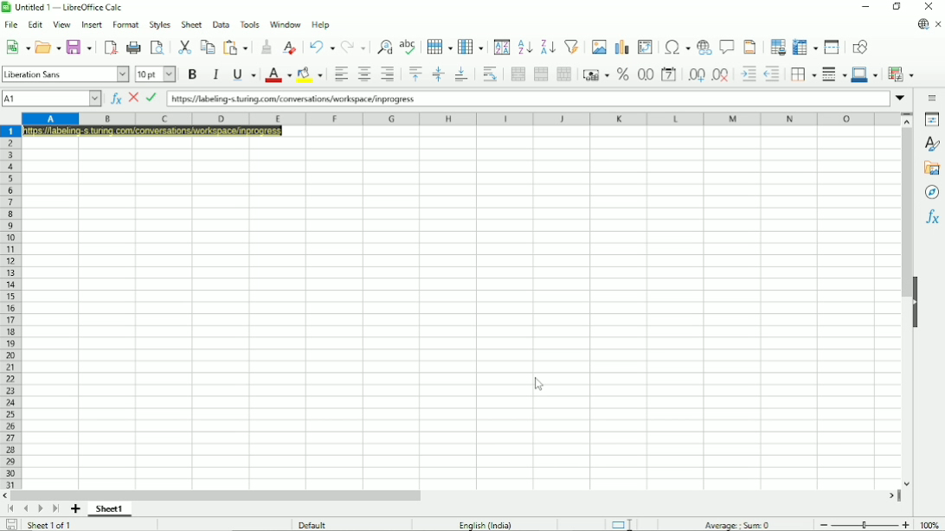 This screenshot has width=945, height=531. What do you see at coordinates (866, 7) in the screenshot?
I see `Minimize` at bounding box center [866, 7].